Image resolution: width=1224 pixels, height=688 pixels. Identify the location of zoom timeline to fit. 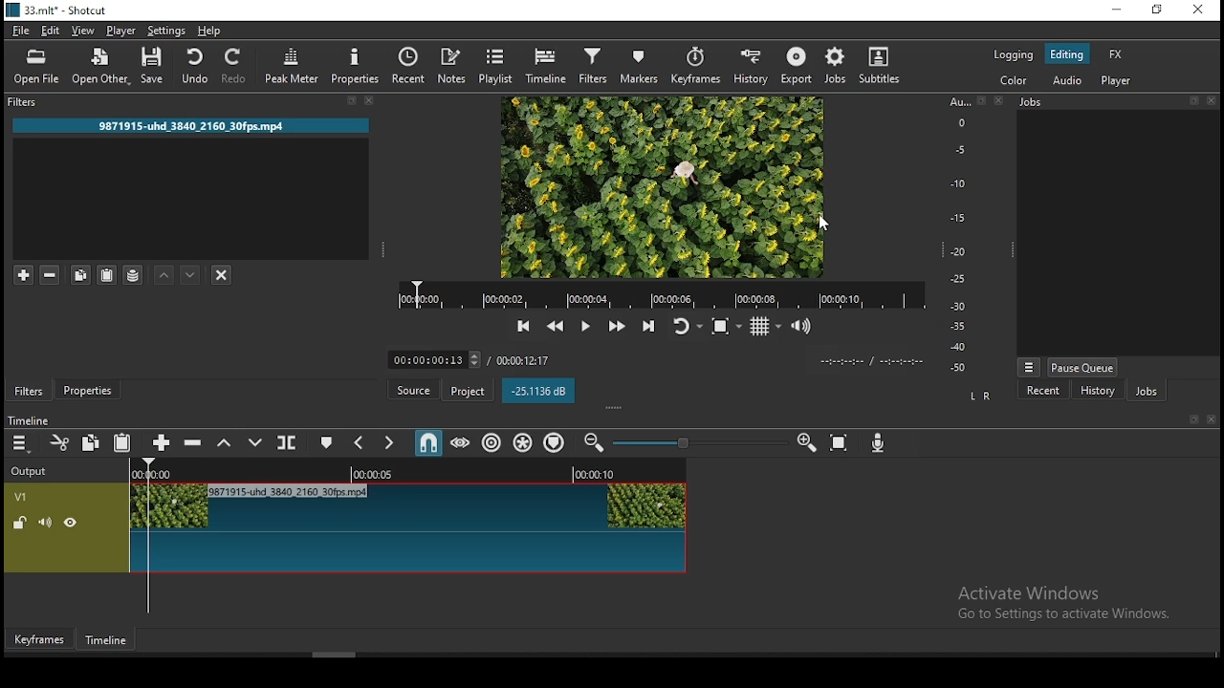
(841, 442).